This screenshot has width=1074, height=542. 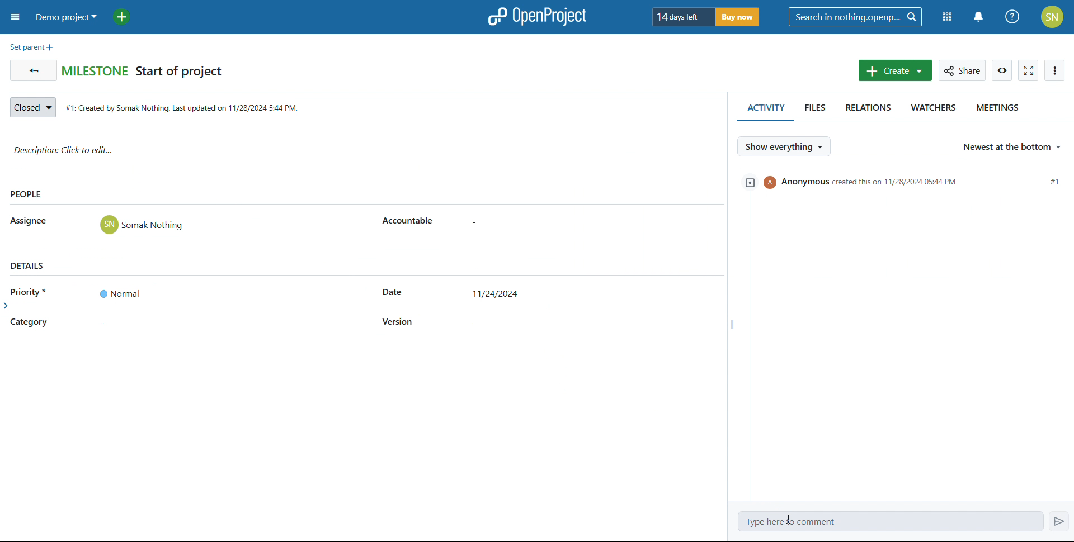 I want to click on event created, so click(x=914, y=182).